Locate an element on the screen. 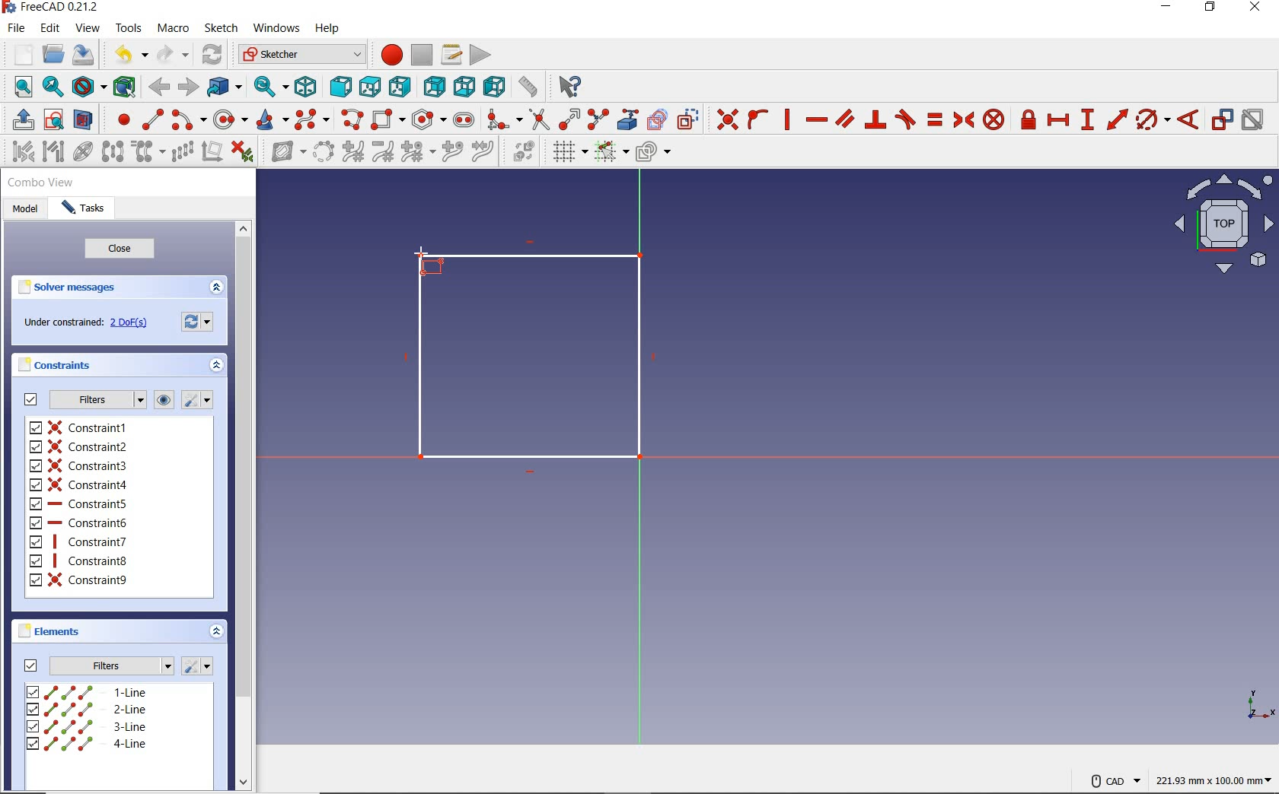  windows is located at coordinates (276, 28).